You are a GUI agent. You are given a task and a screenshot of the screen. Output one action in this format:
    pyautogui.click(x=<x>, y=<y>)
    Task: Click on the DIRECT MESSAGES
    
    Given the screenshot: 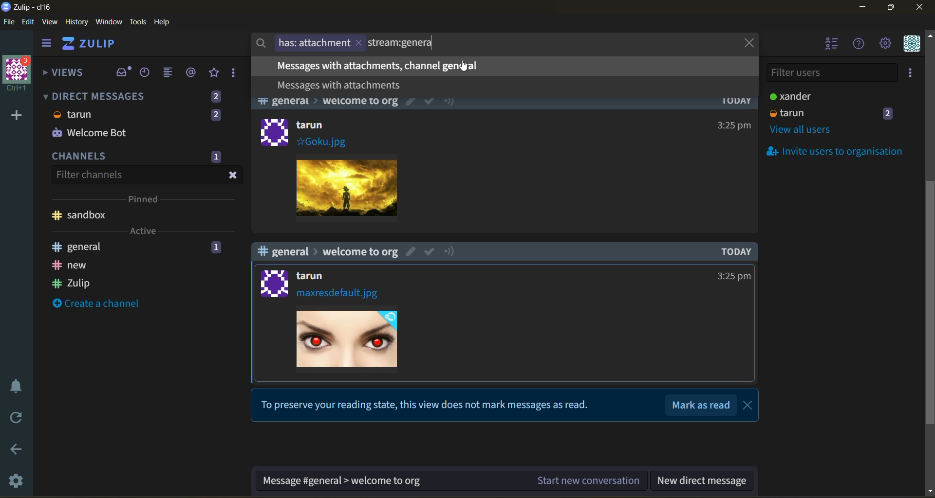 What is the action you would take?
    pyautogui.click(x=93, y=96)
    